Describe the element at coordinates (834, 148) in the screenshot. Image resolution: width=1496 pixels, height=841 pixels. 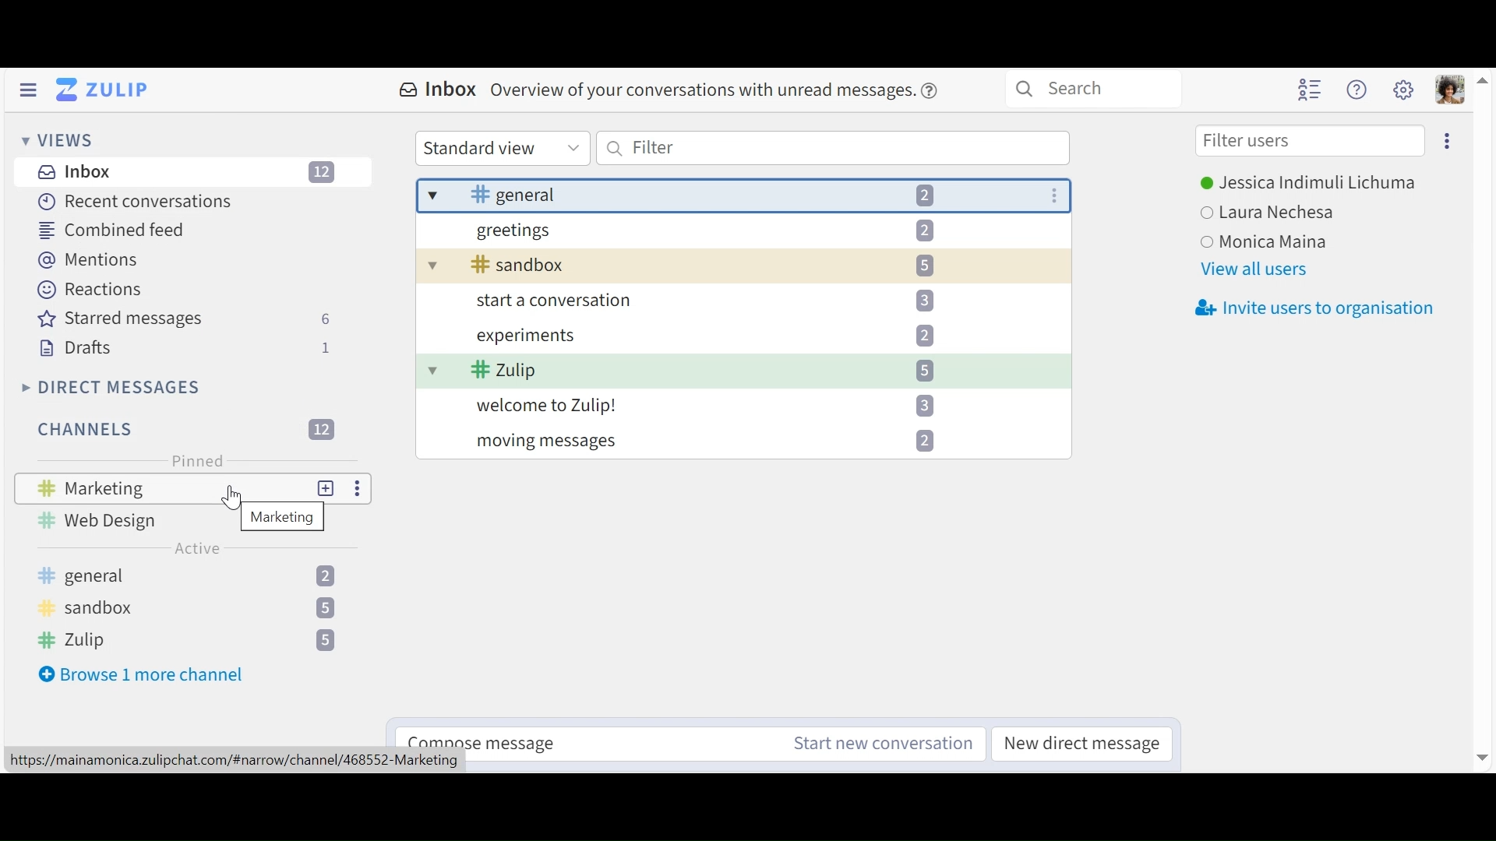
I see `Filter` at that location.